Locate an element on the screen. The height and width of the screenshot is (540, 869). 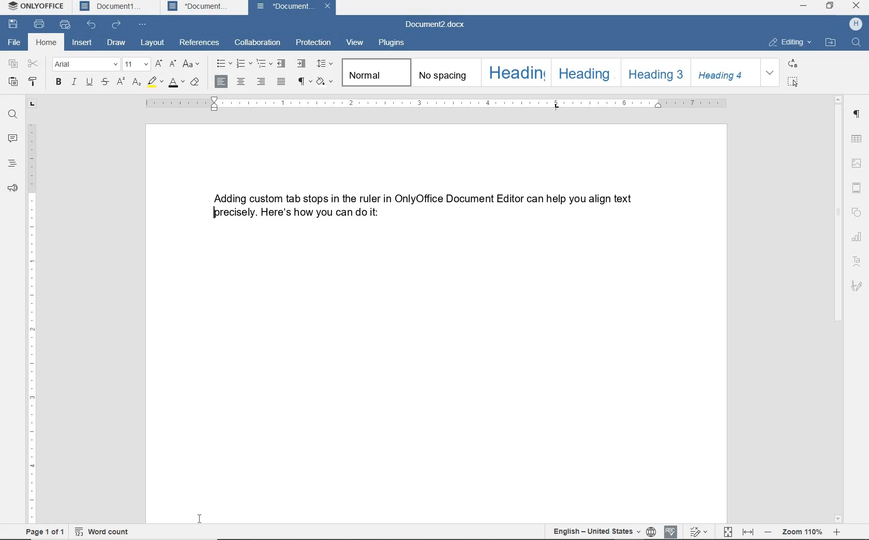
font color is located at coordinates (176, 83).